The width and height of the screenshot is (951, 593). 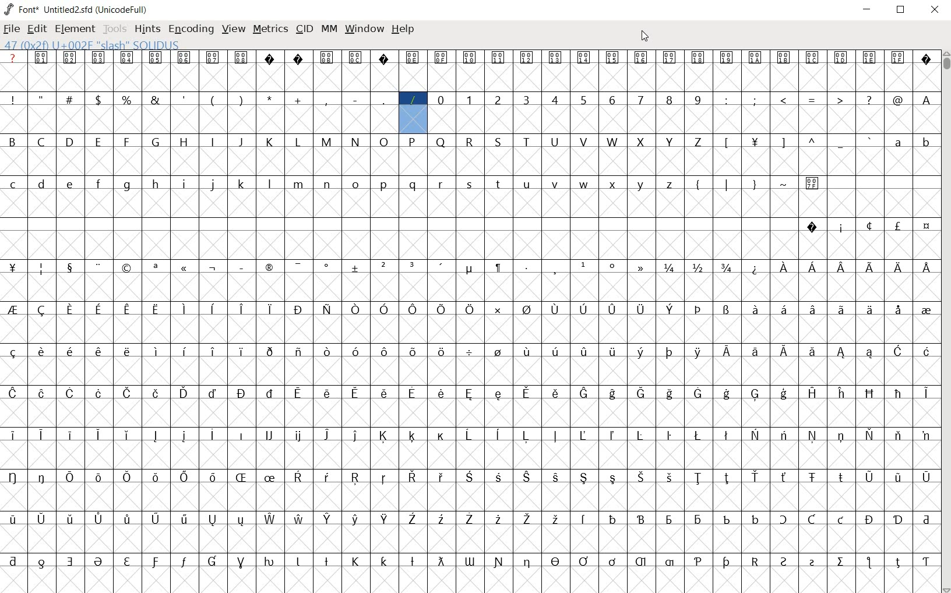 What do you see at coordinates (869, 225) in the screenshot?
I see `glyph` at bounding box center [869, 225].